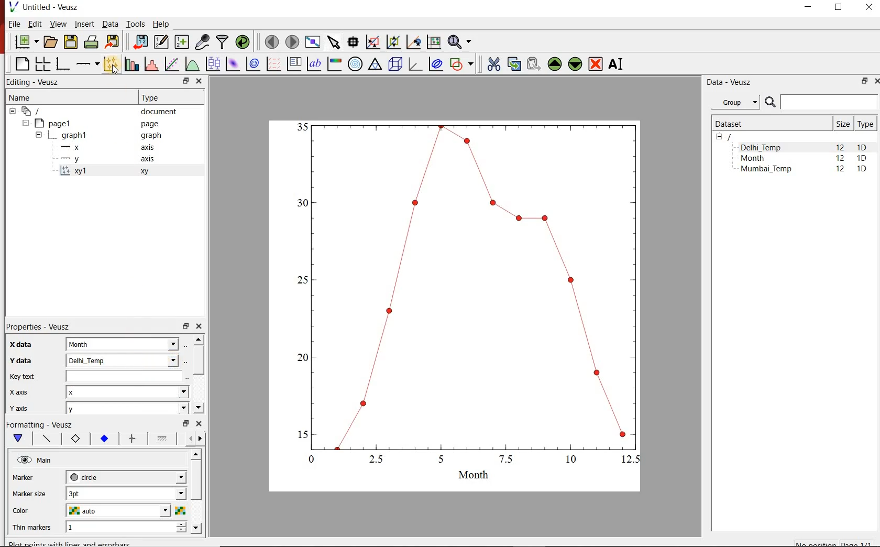  What do you see at coordinates (223, 42) in the screenshot?
I see `filter data` at bounding box center [223, 42].